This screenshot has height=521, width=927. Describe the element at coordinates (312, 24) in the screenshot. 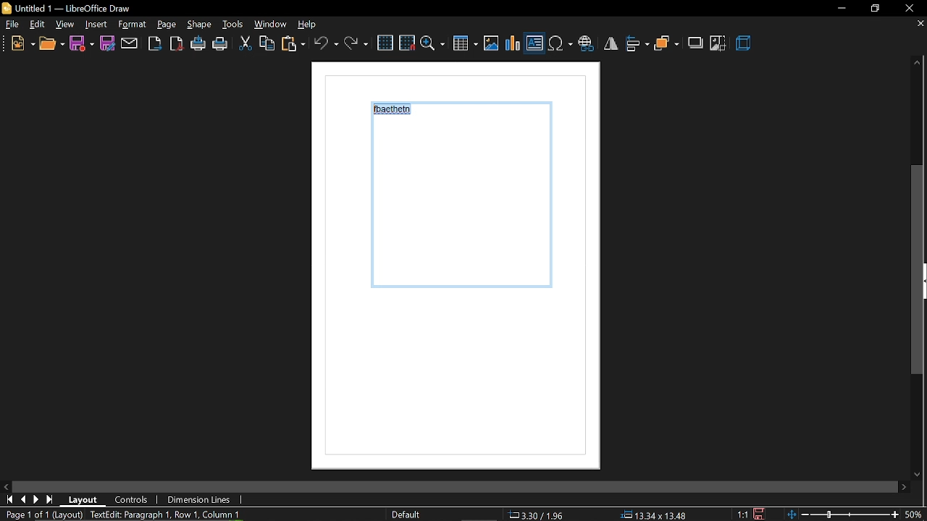

I see `help` at that location.